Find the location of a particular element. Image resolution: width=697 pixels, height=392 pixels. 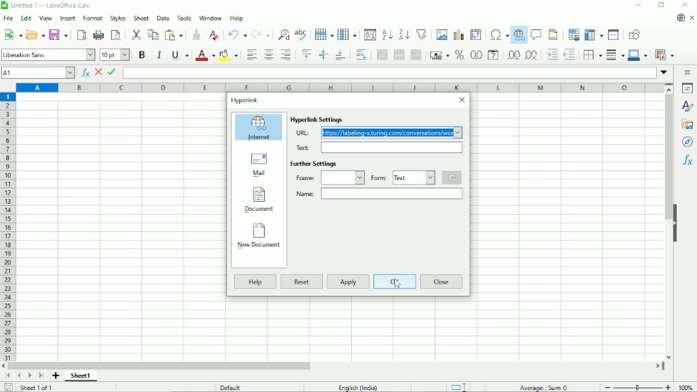

Name is located at coordinates (304, 194).